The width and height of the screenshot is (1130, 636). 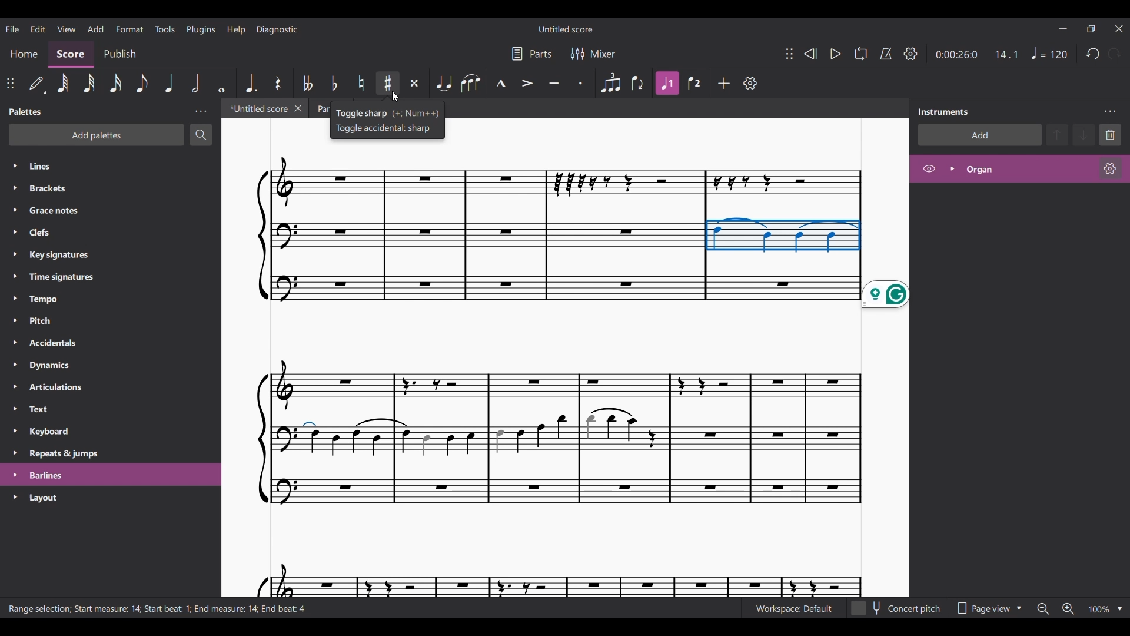 What do you see at coordinates (444, 84) in the screenshot?
I see `Tie` at bounding box center [444, 84].